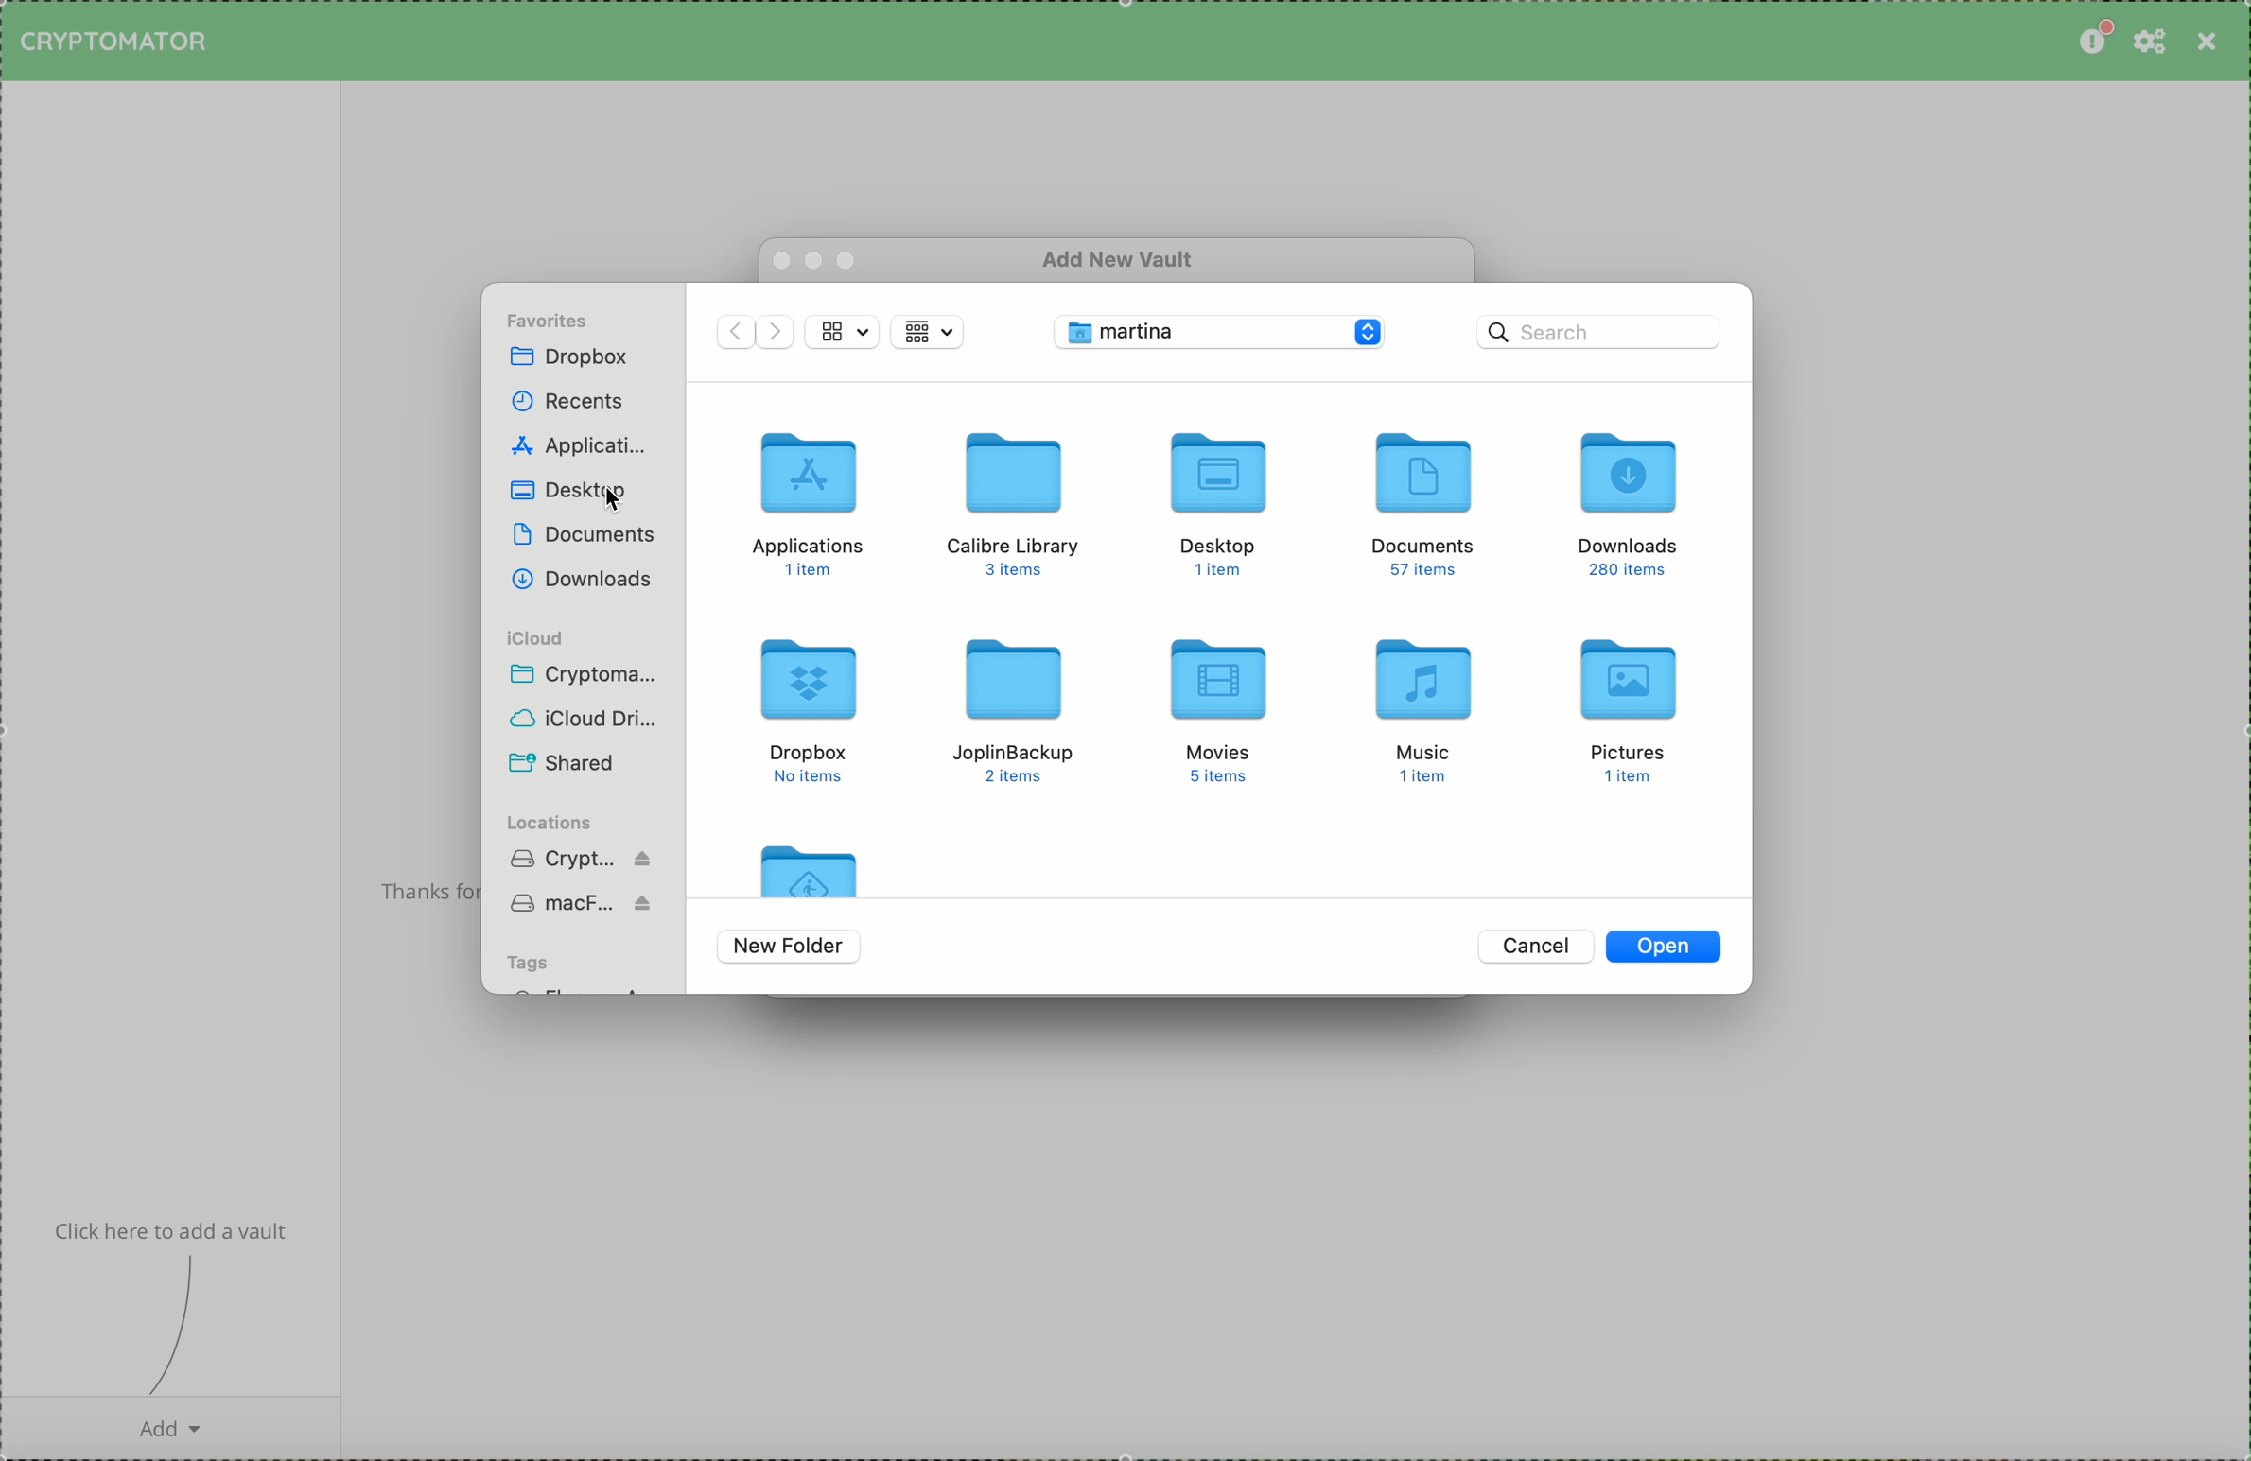 This screenshot has height=1461, width=2251. Describe the element at coordinates (777, 332) in the screenshot. I see `navigate foward` at that location.